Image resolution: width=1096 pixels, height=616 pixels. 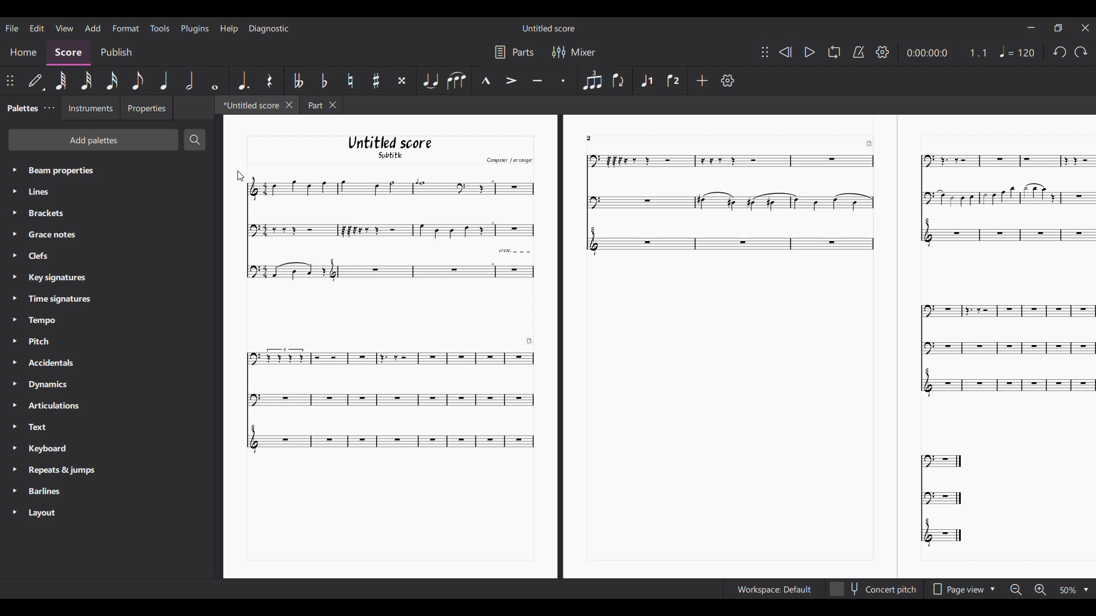 I want to click on Dynamics, so click(x=53, y=384).